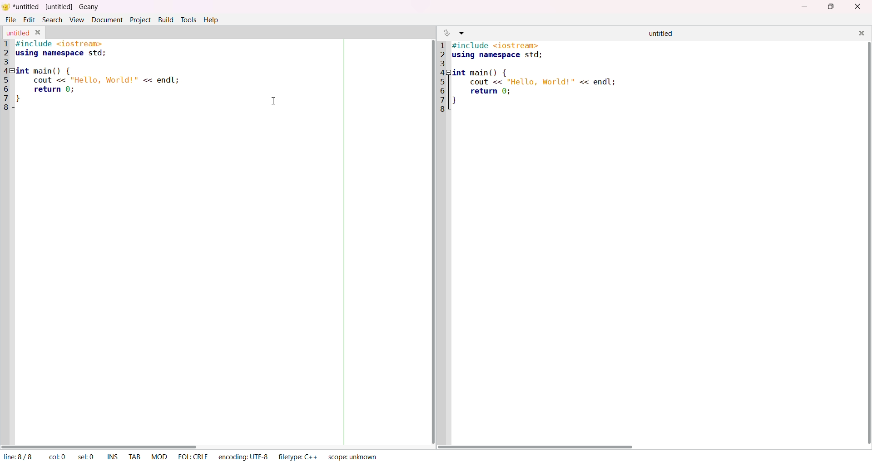 This screenshot has width=872, height=462. Describe the element at coordinates (17, 456) in the screenshot. I see `line: 8/8` at that location.